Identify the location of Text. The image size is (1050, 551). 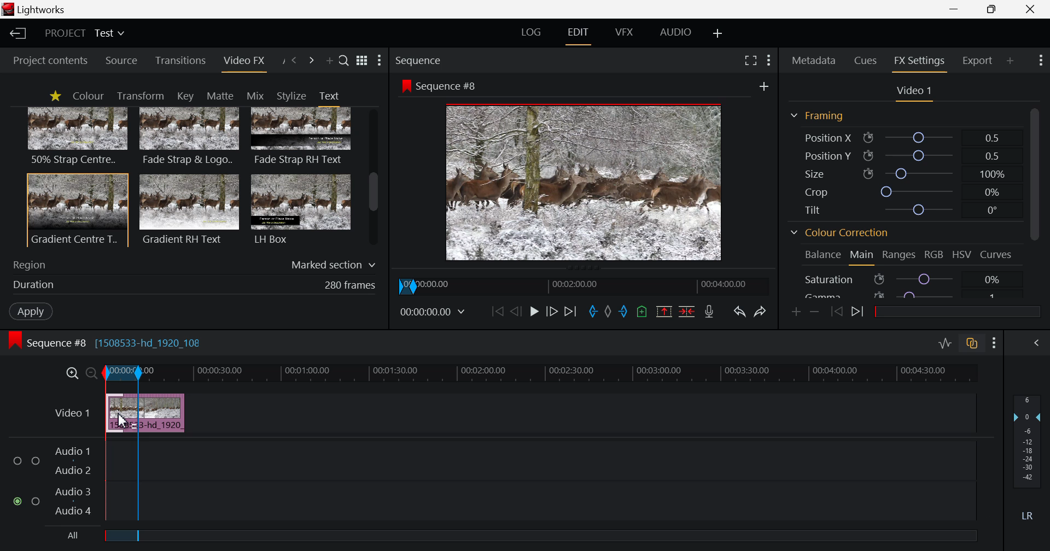
(329, 96).